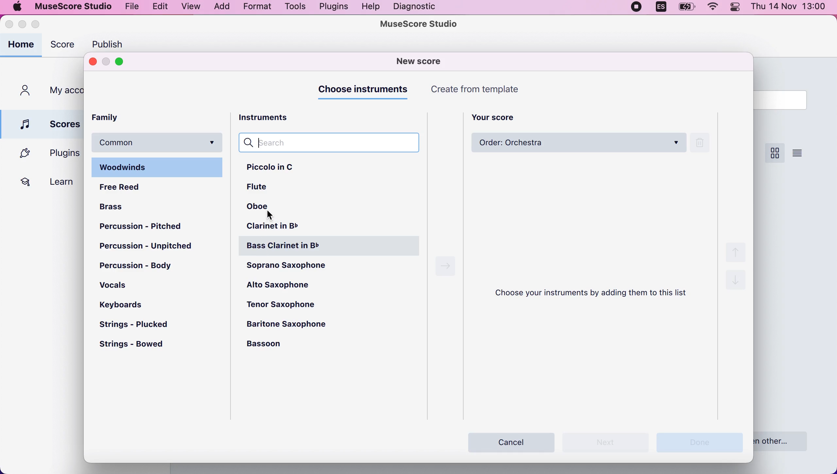  I want to click on open other, so click(786, 440).